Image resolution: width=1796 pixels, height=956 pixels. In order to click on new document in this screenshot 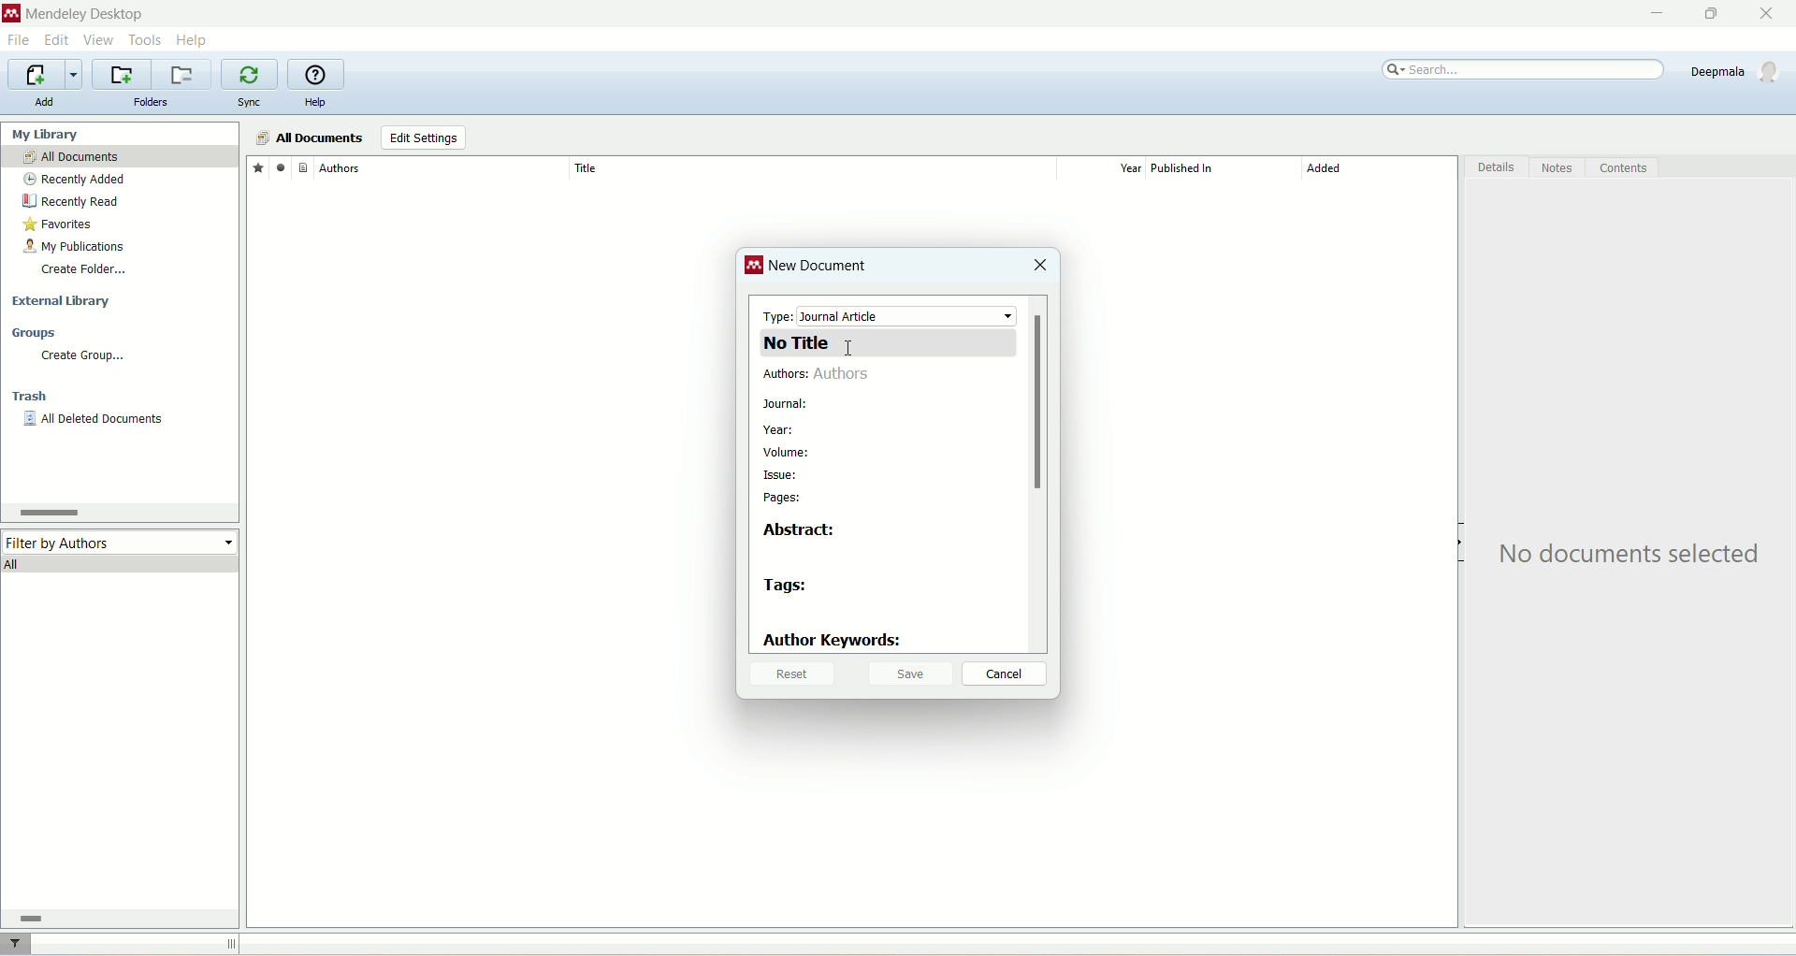, I will do `click(820, 269)`.